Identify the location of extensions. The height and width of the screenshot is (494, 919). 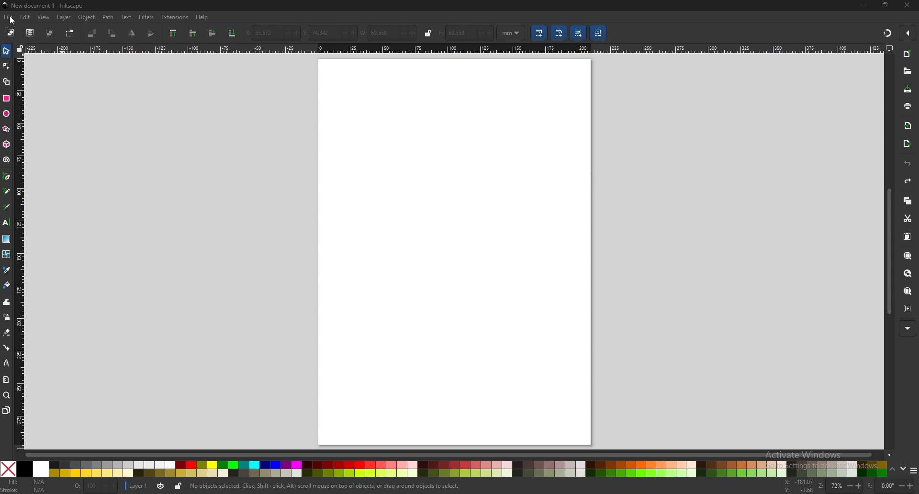
(174, 18).